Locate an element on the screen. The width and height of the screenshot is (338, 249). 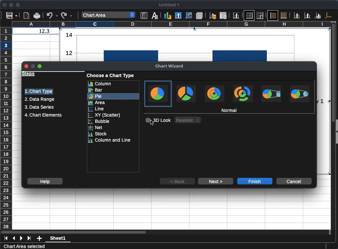
Bar-of-pie chart is located at coordinates (271, 94).